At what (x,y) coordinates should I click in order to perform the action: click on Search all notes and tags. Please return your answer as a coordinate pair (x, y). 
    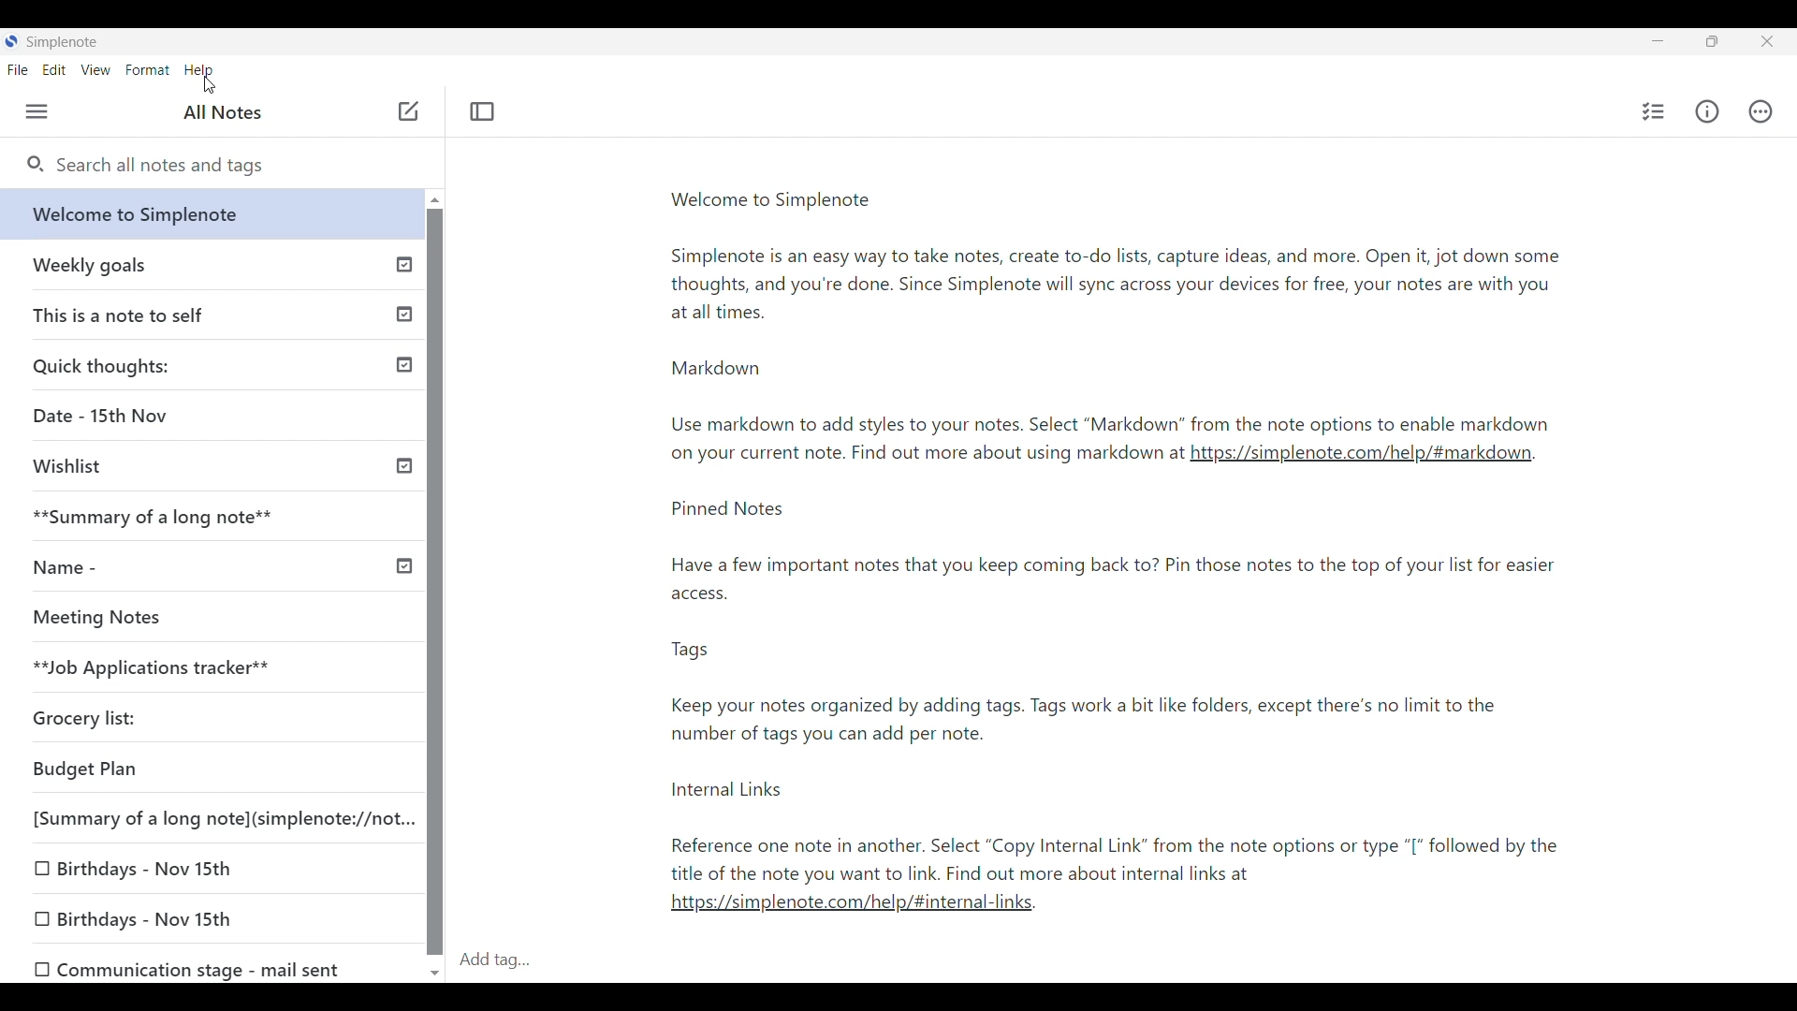
    Looking at the image, I should click on (221, 167).